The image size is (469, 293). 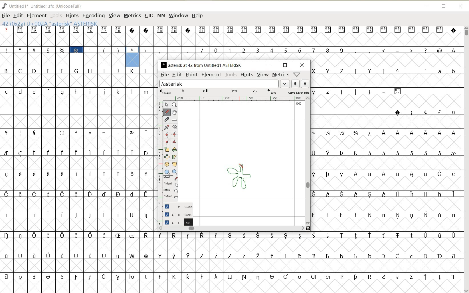 I want to click on POINT, so click(x=192, y=75).